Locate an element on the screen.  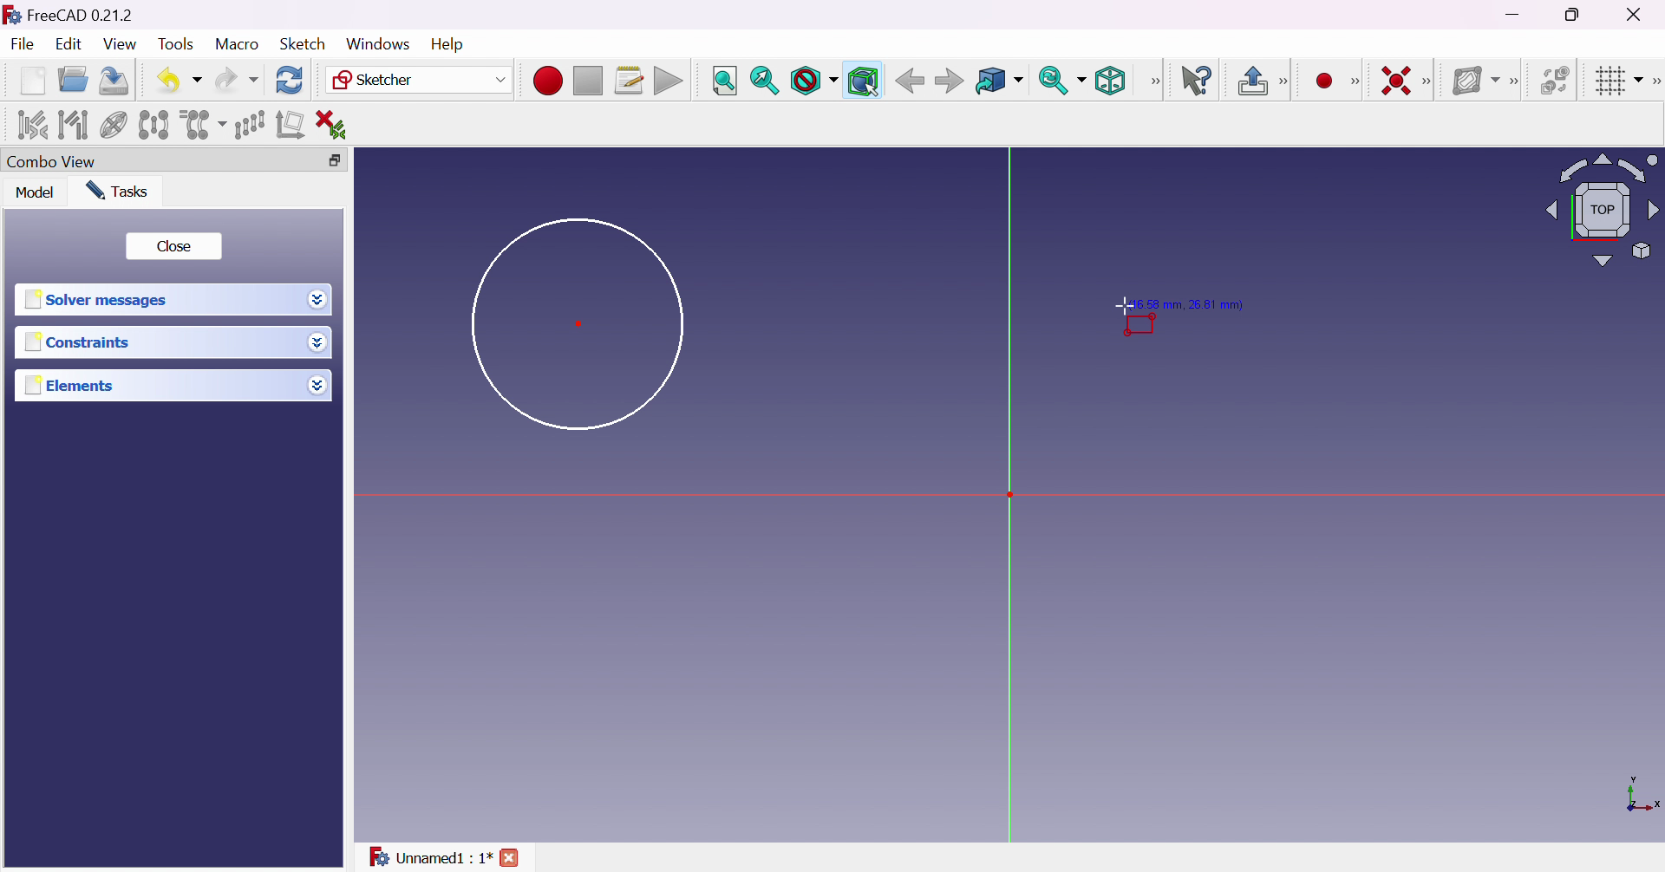
Open... is located at coordinates (72, 81).